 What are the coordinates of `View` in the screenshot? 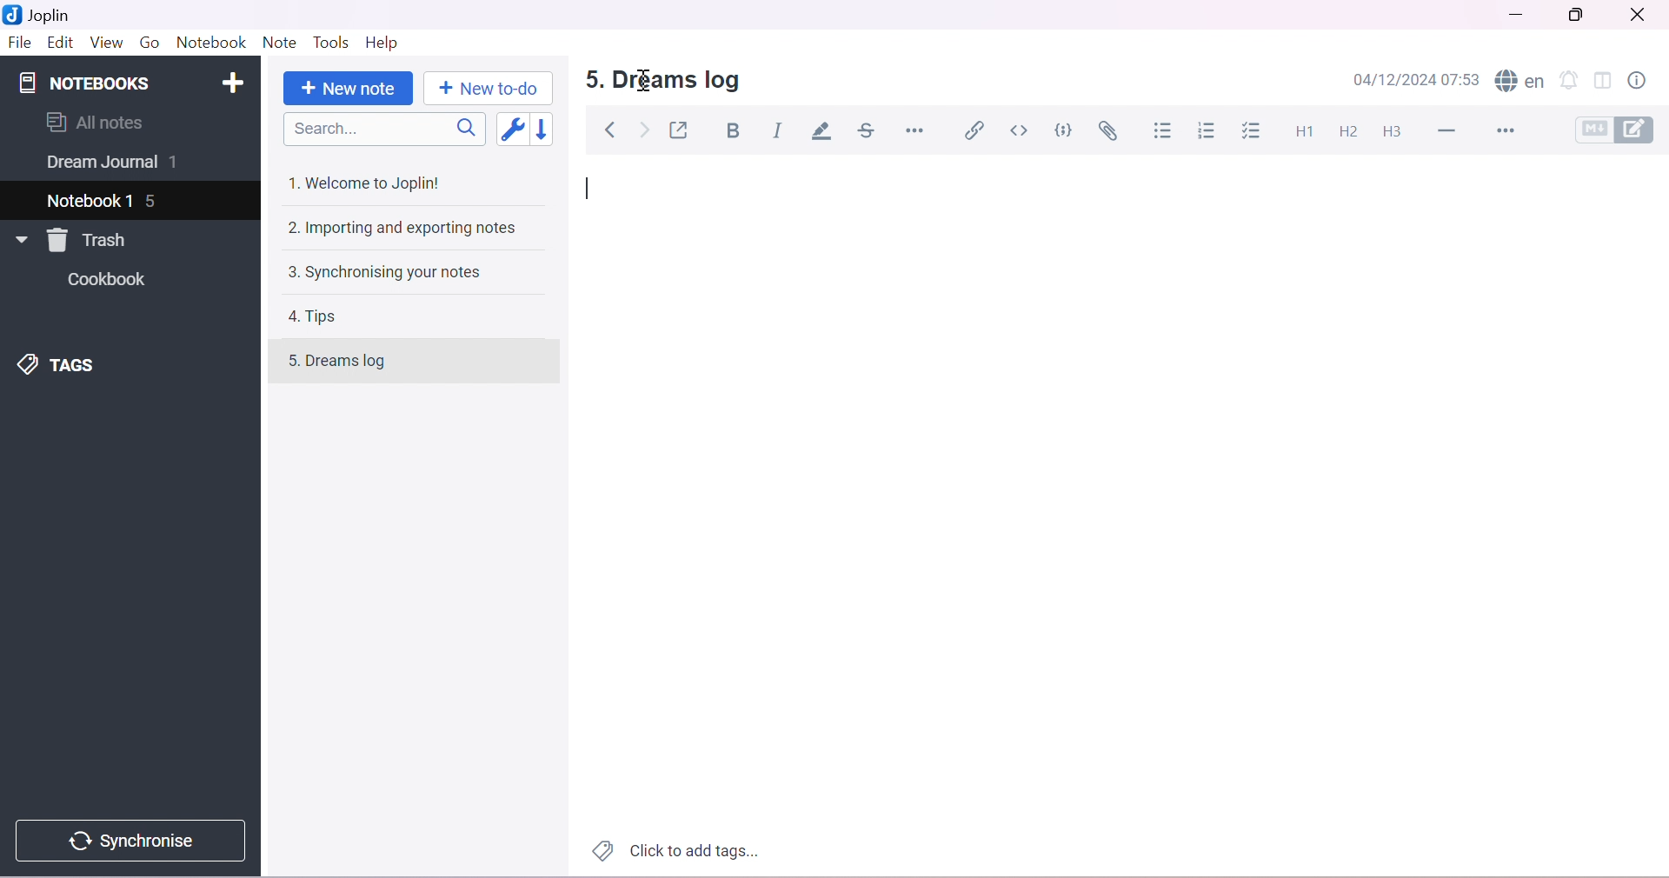 It's located at (105, 42).